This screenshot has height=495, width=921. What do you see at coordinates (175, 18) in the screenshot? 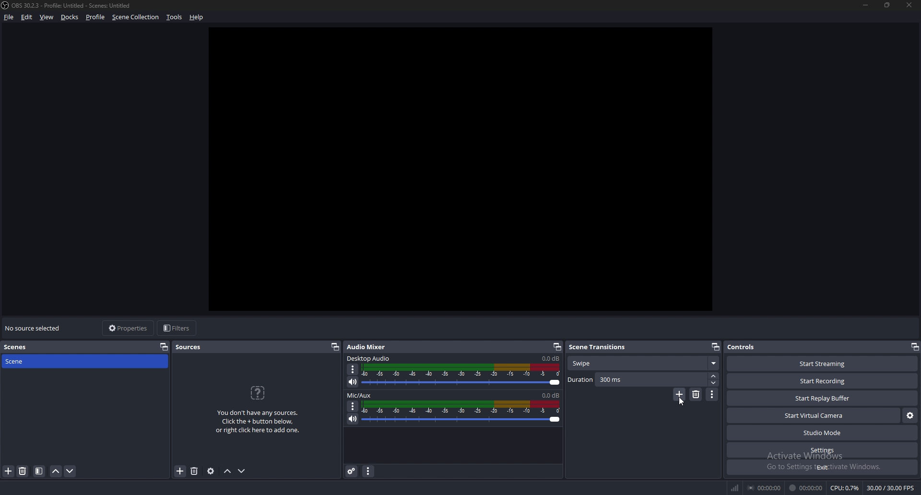
I see `tools` at bounding box center [175, 18].